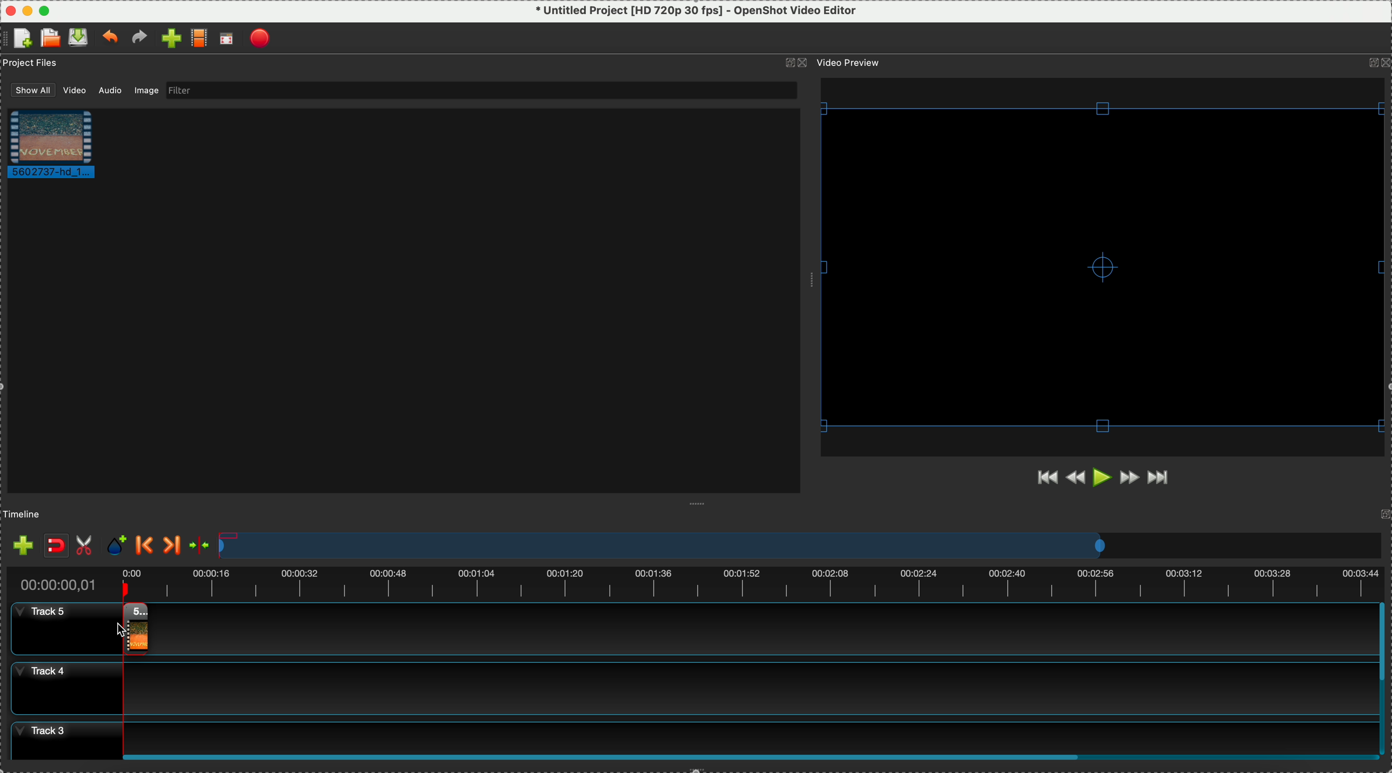 This screenshot has height=773, width=1392. I want to click on play, so click(1102, 478).